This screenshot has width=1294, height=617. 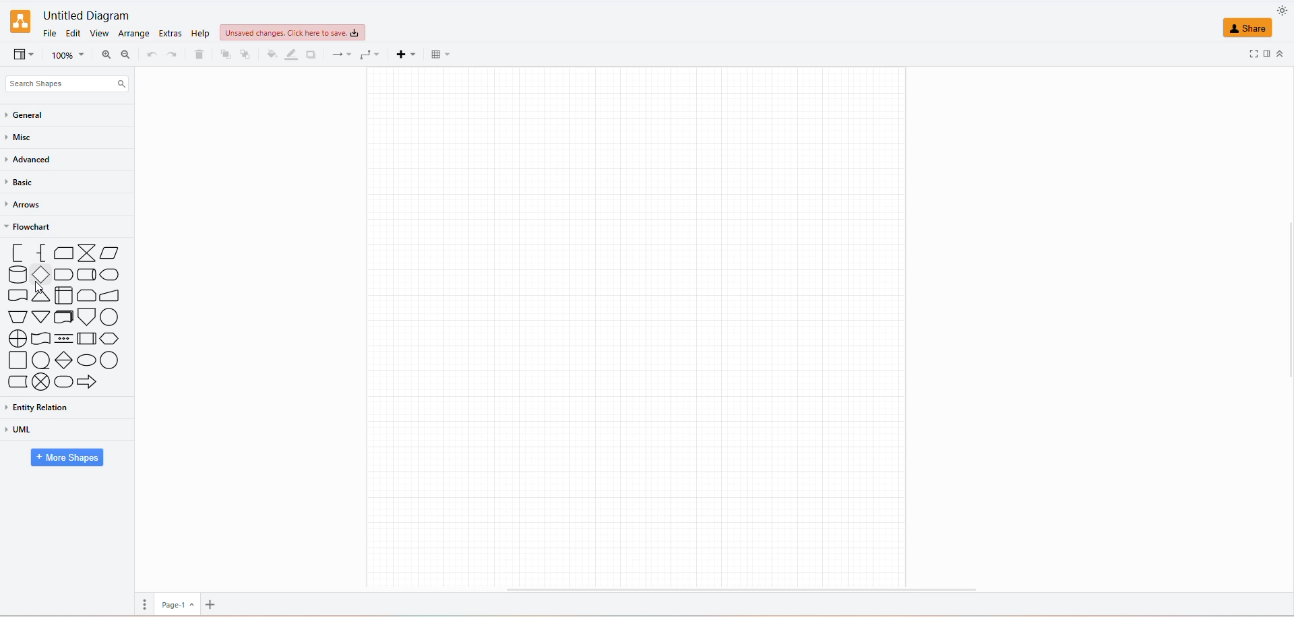 What do you see at coordinates (45, 430) in the screenshot?
I see `UML` at bounding box center [45, 430].